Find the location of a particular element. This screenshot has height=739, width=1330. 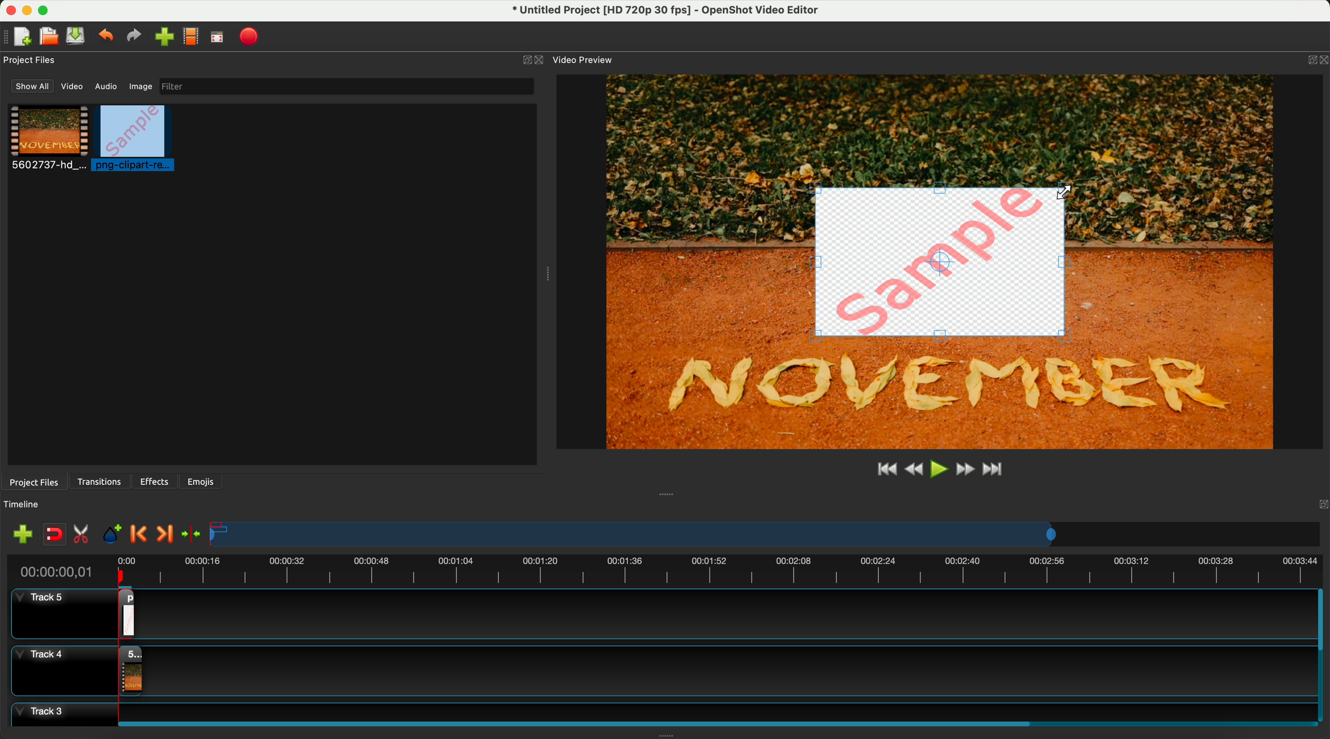

video is located at coordinates (49, 139).